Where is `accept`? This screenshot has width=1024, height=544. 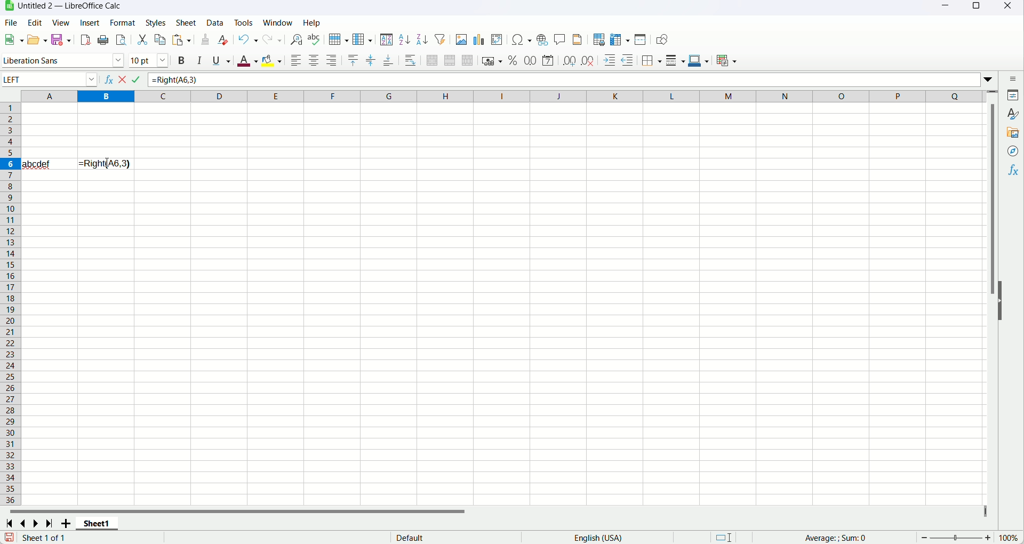
accept is located at coordinates (138, 79).